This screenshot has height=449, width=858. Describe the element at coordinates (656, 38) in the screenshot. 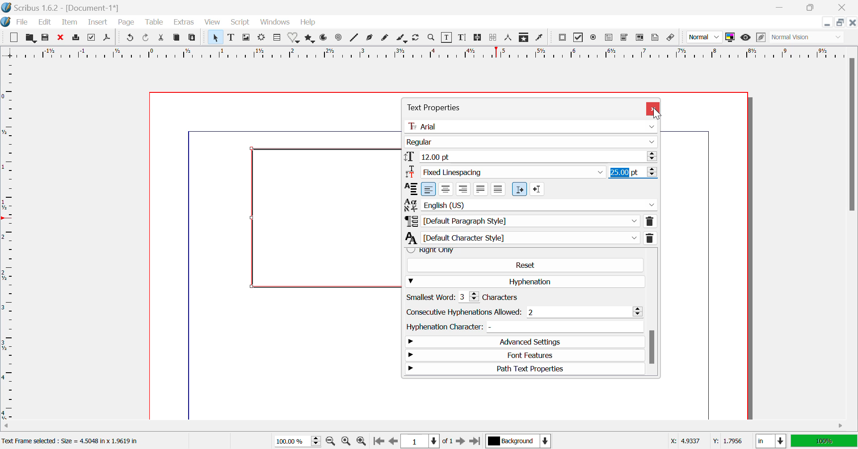

I see `Text Annotation` at that location.